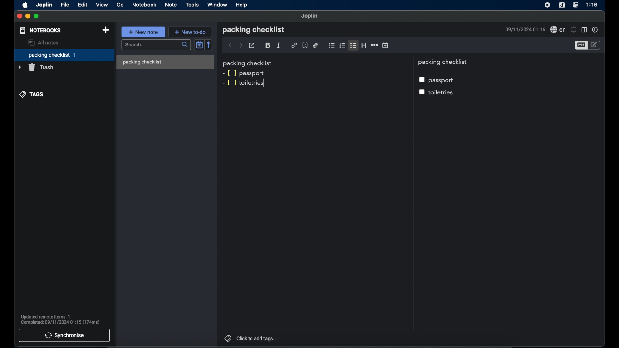 The height and width of the screenshot is (348, 619). What do you see at coordinates (31, 95) in the screenshot?
I see `tags` at bounding box center [31, 95].